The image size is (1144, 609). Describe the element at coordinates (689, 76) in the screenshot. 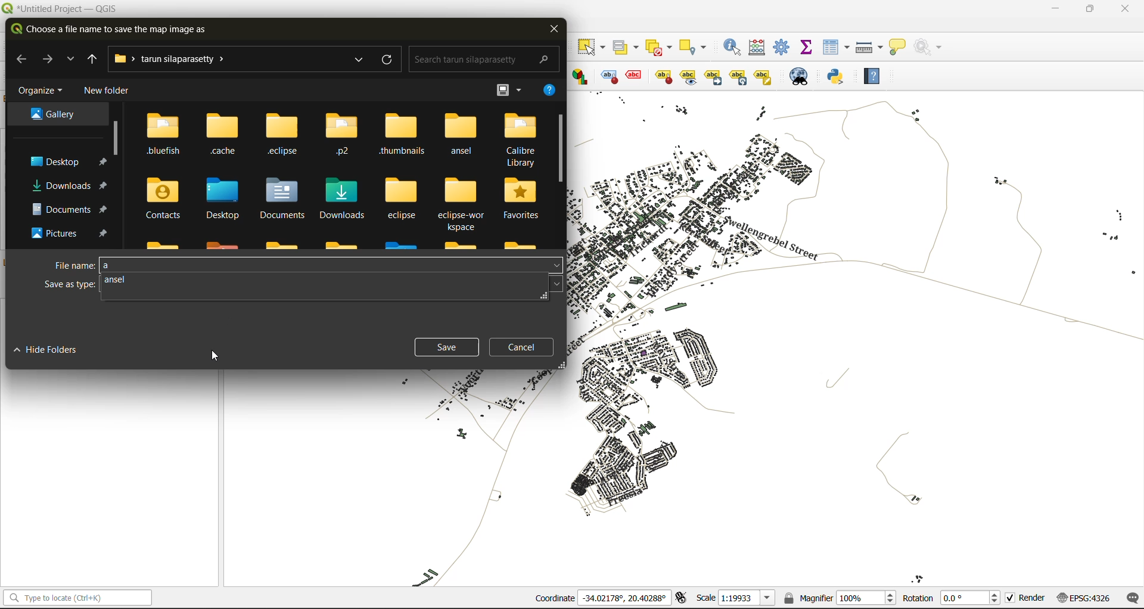

I see `Move a label, diagrams or callout ` at that location.